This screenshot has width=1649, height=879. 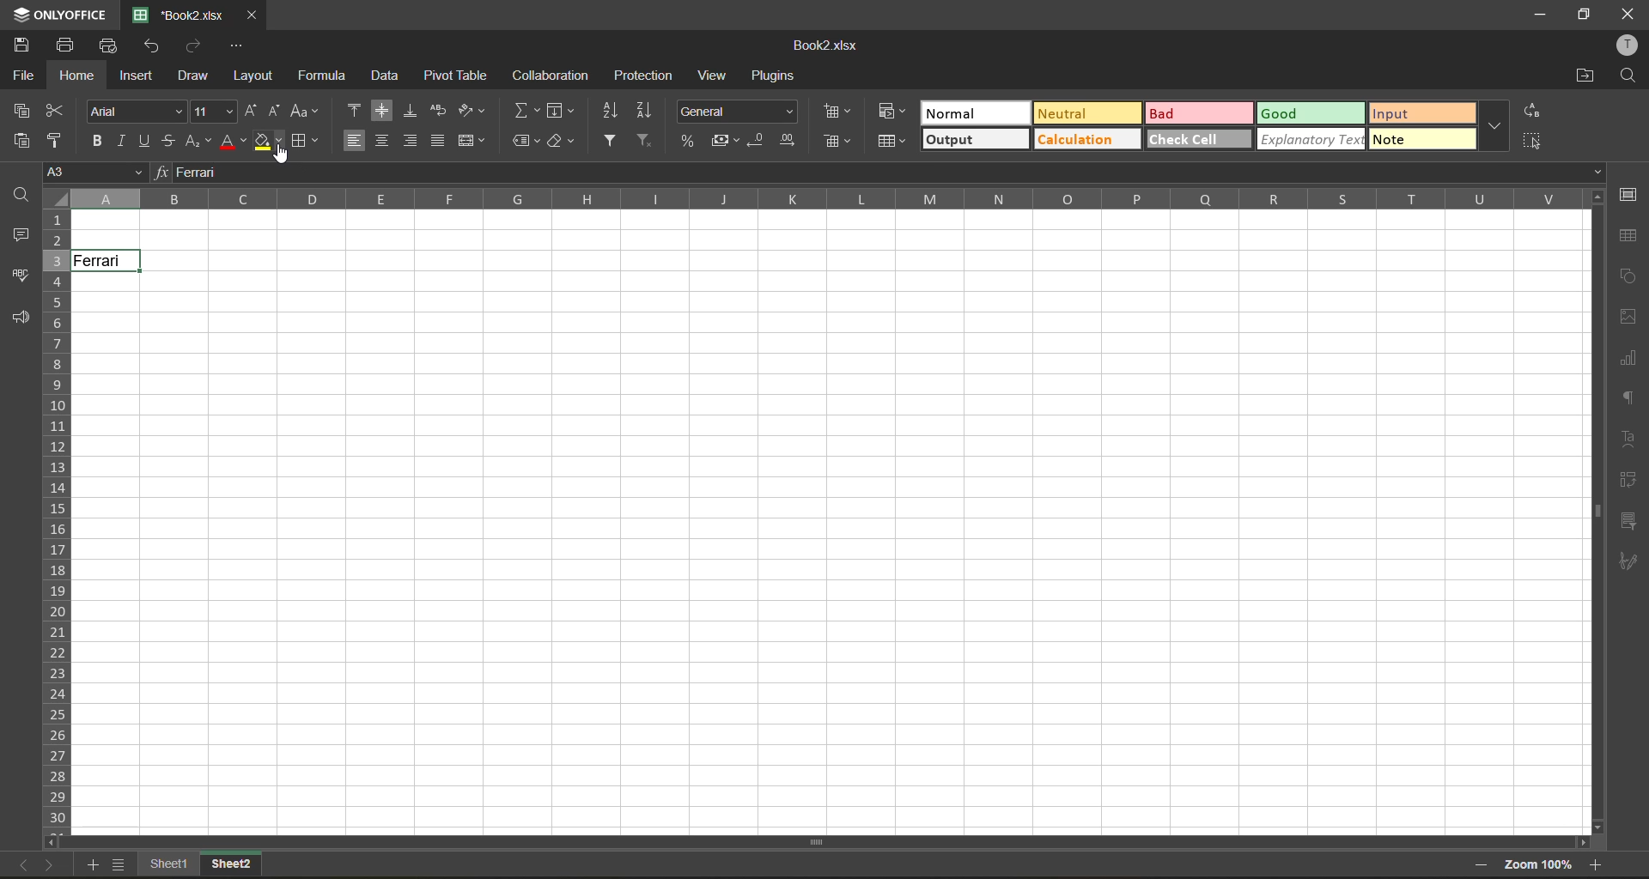 I want to click on align left, so click(x=355, y=140).